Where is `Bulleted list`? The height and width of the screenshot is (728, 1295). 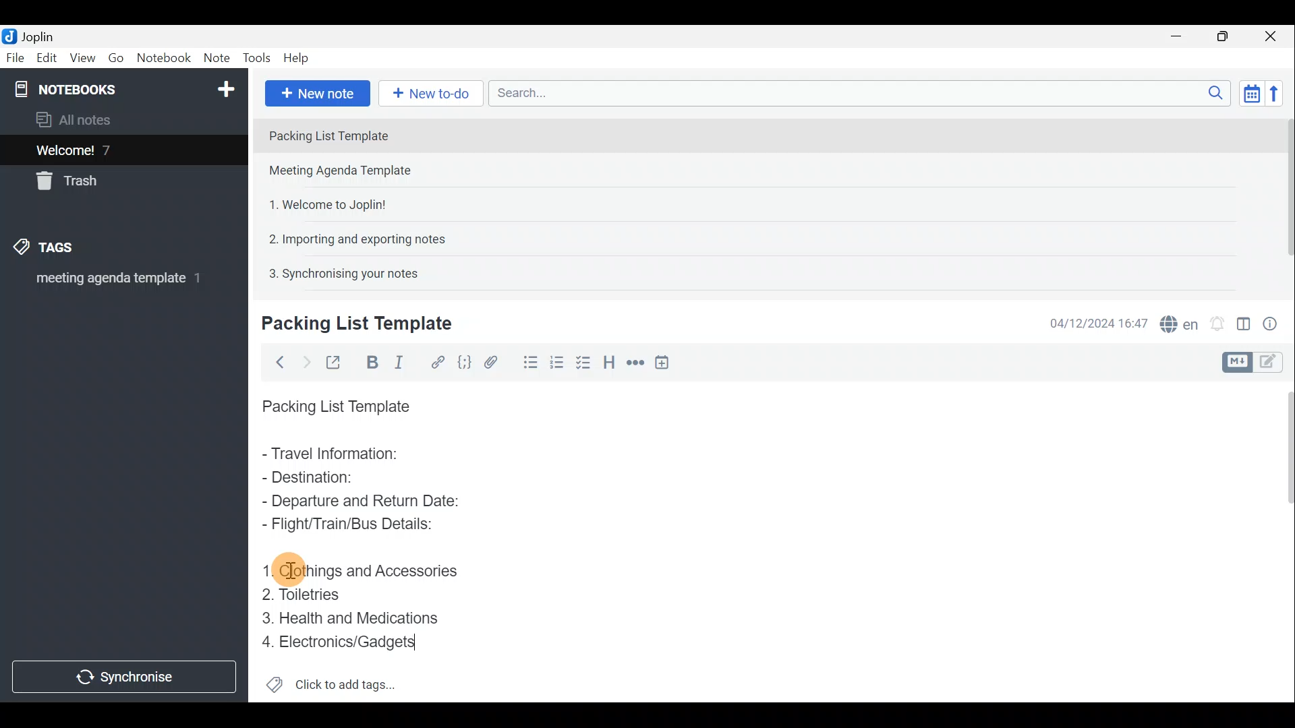
Bulleted list is located at coordinates (525, 365).